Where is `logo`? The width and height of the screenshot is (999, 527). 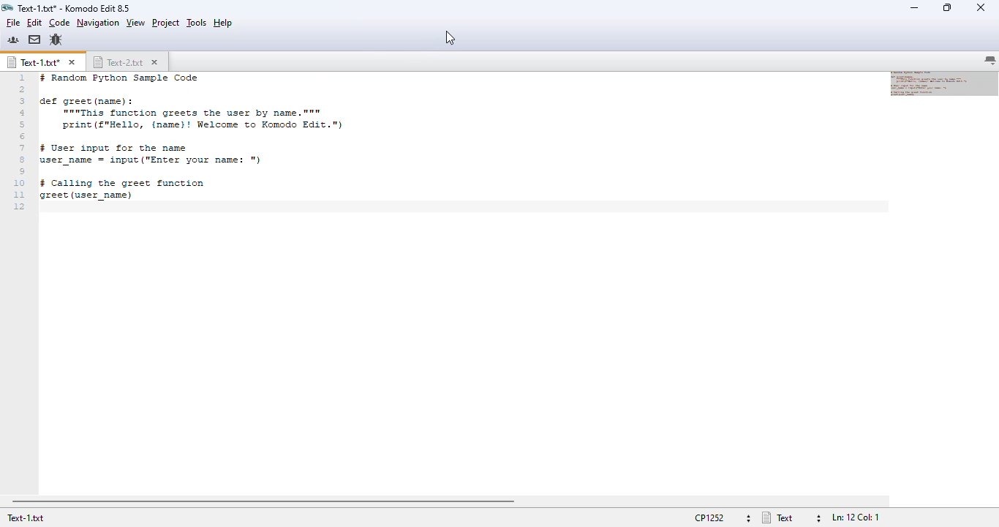
logo is located at coordinates (7, 8).